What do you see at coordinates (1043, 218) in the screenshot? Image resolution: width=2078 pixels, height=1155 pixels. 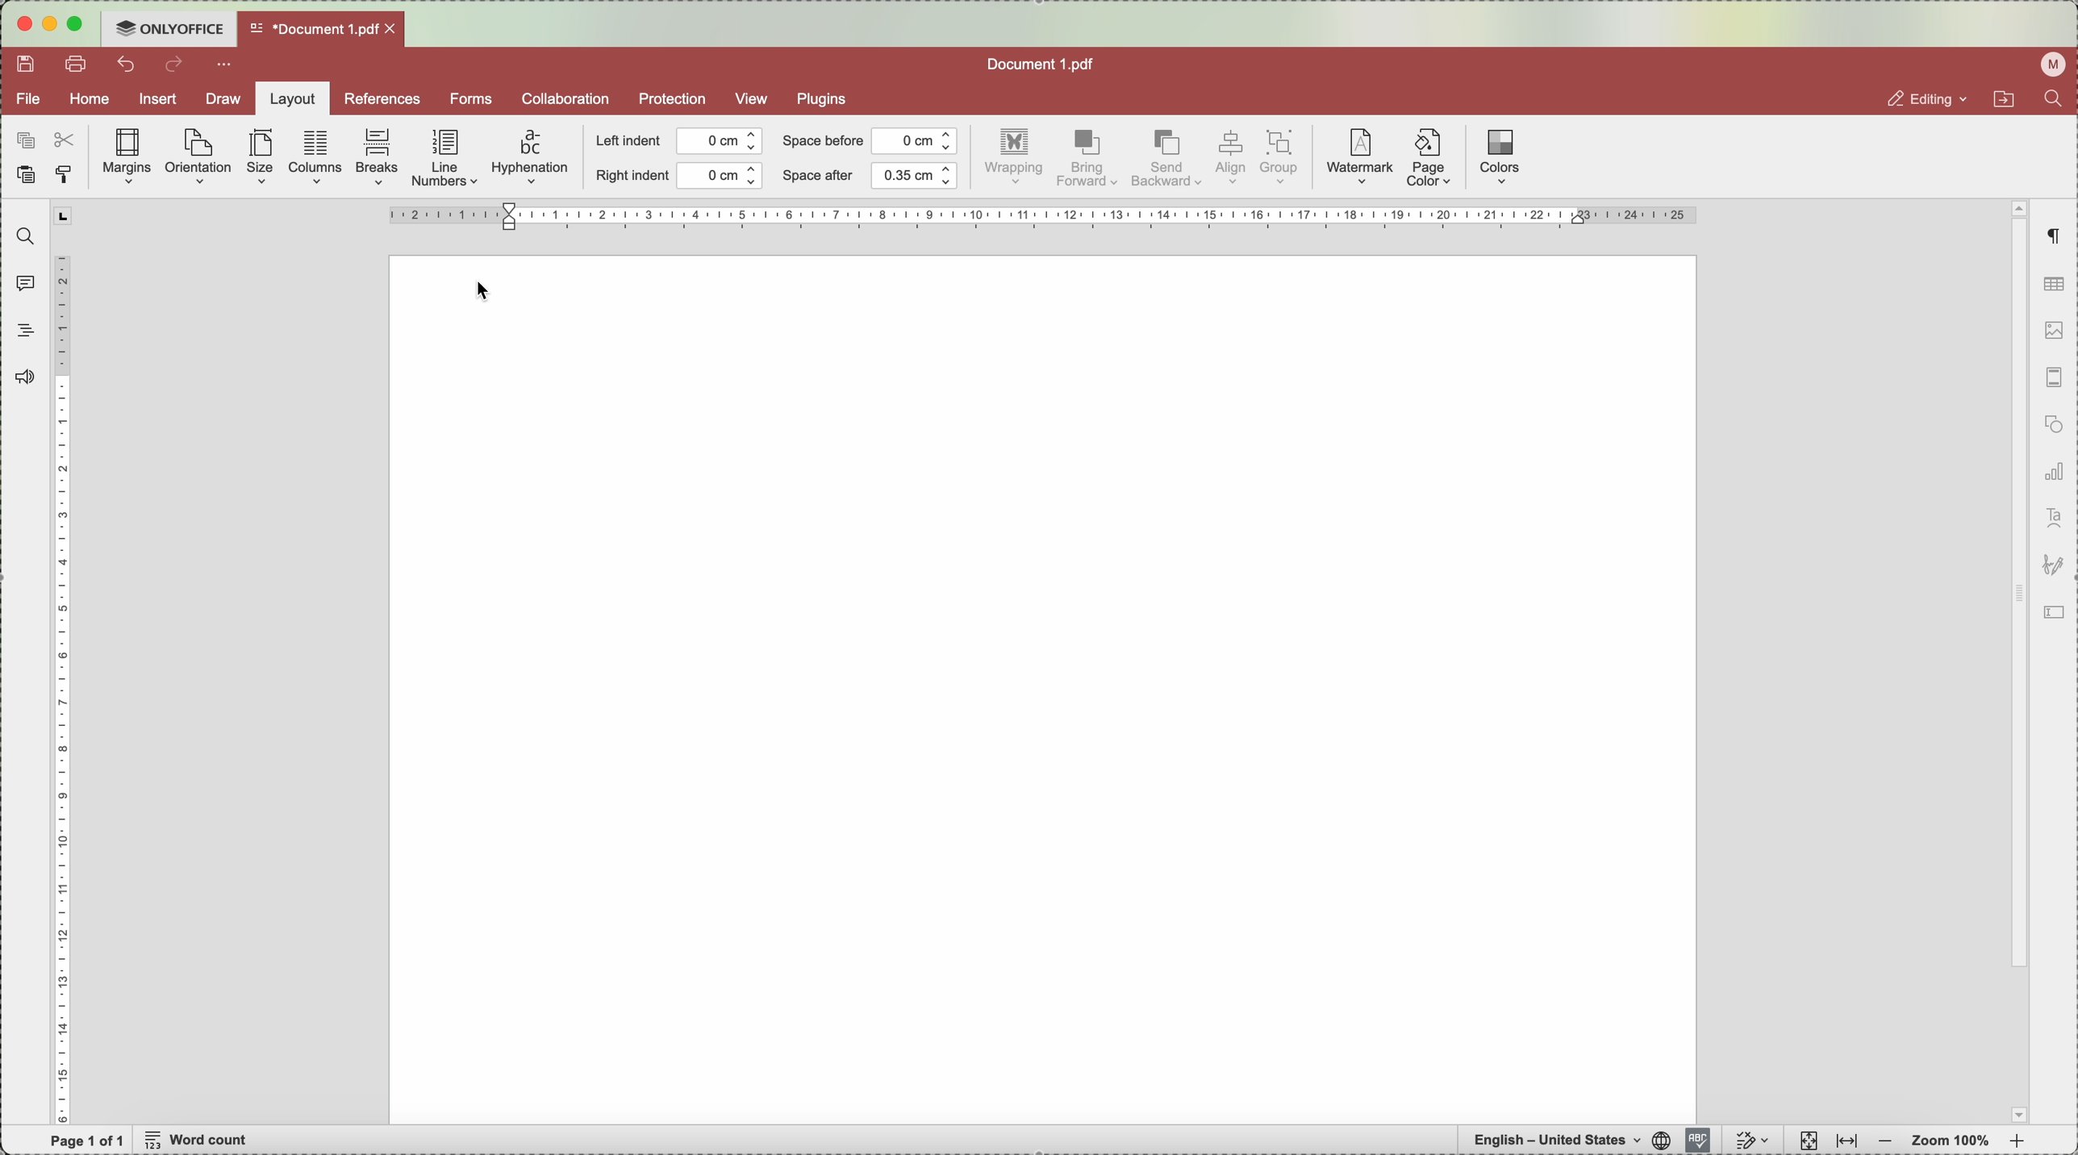 I see `ruler` at bounding box center [1043, 218].